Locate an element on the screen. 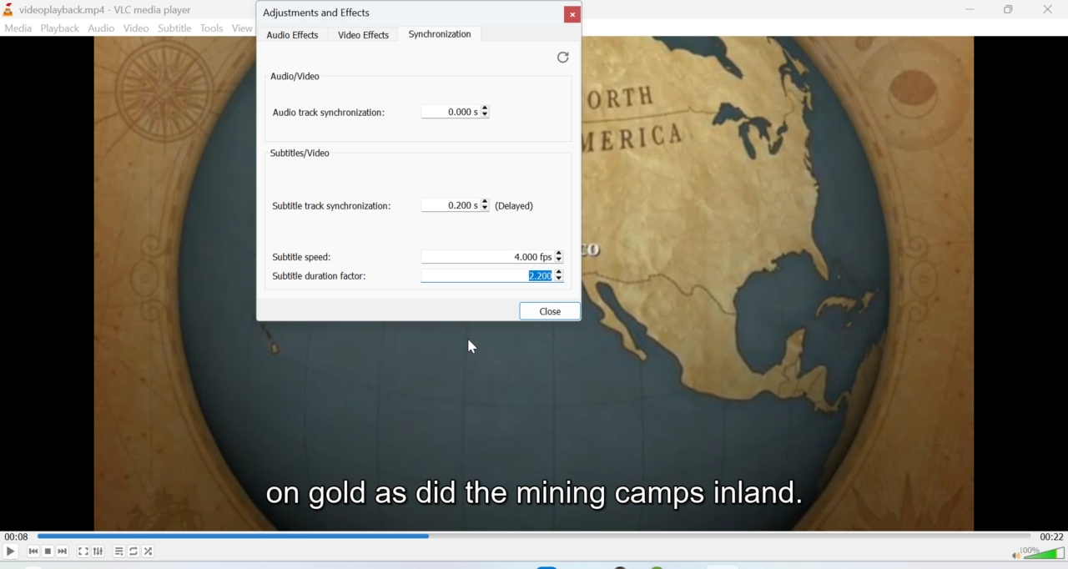 Image resolution: width=1068 pixels, height=569 pixels. Fullscreen is located at coordinates (83, 551).